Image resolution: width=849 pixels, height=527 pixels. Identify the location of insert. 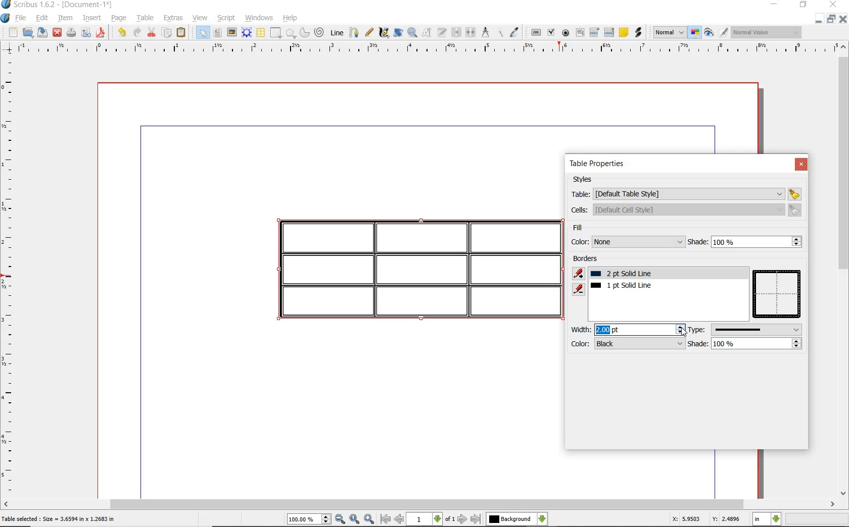
(94, 17).